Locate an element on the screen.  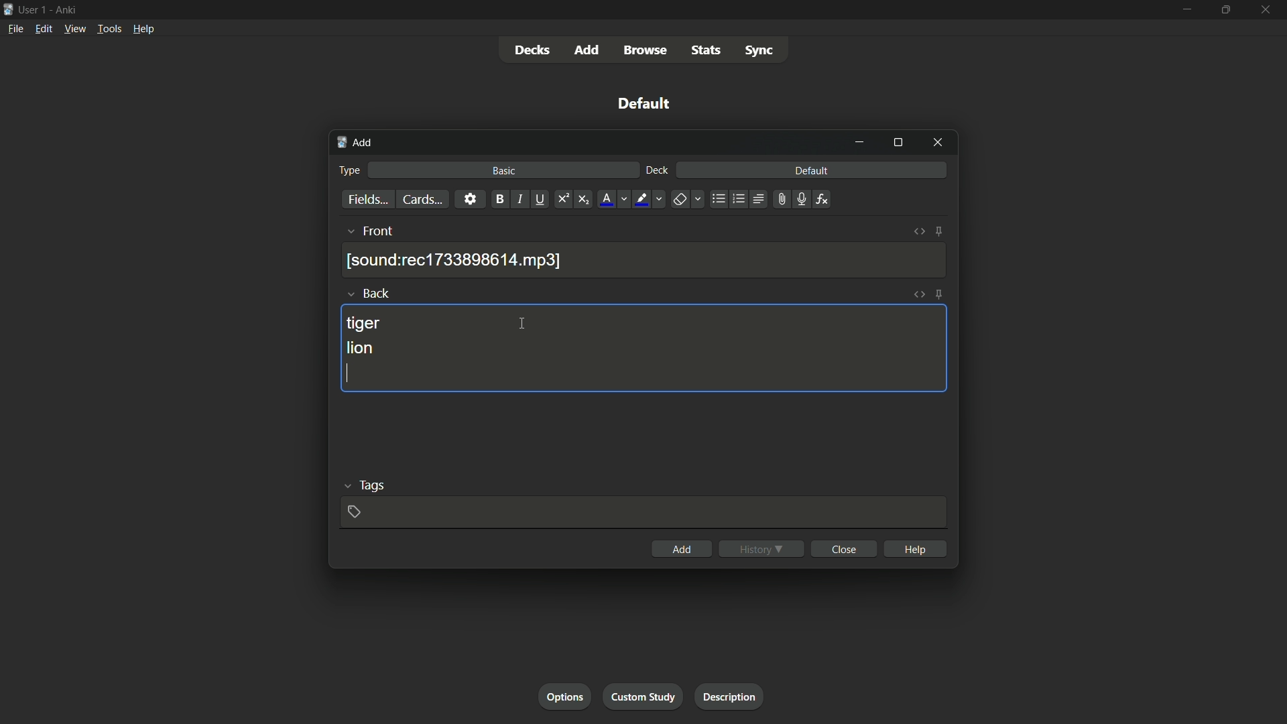
cursor is located at coordinates (347, 375).